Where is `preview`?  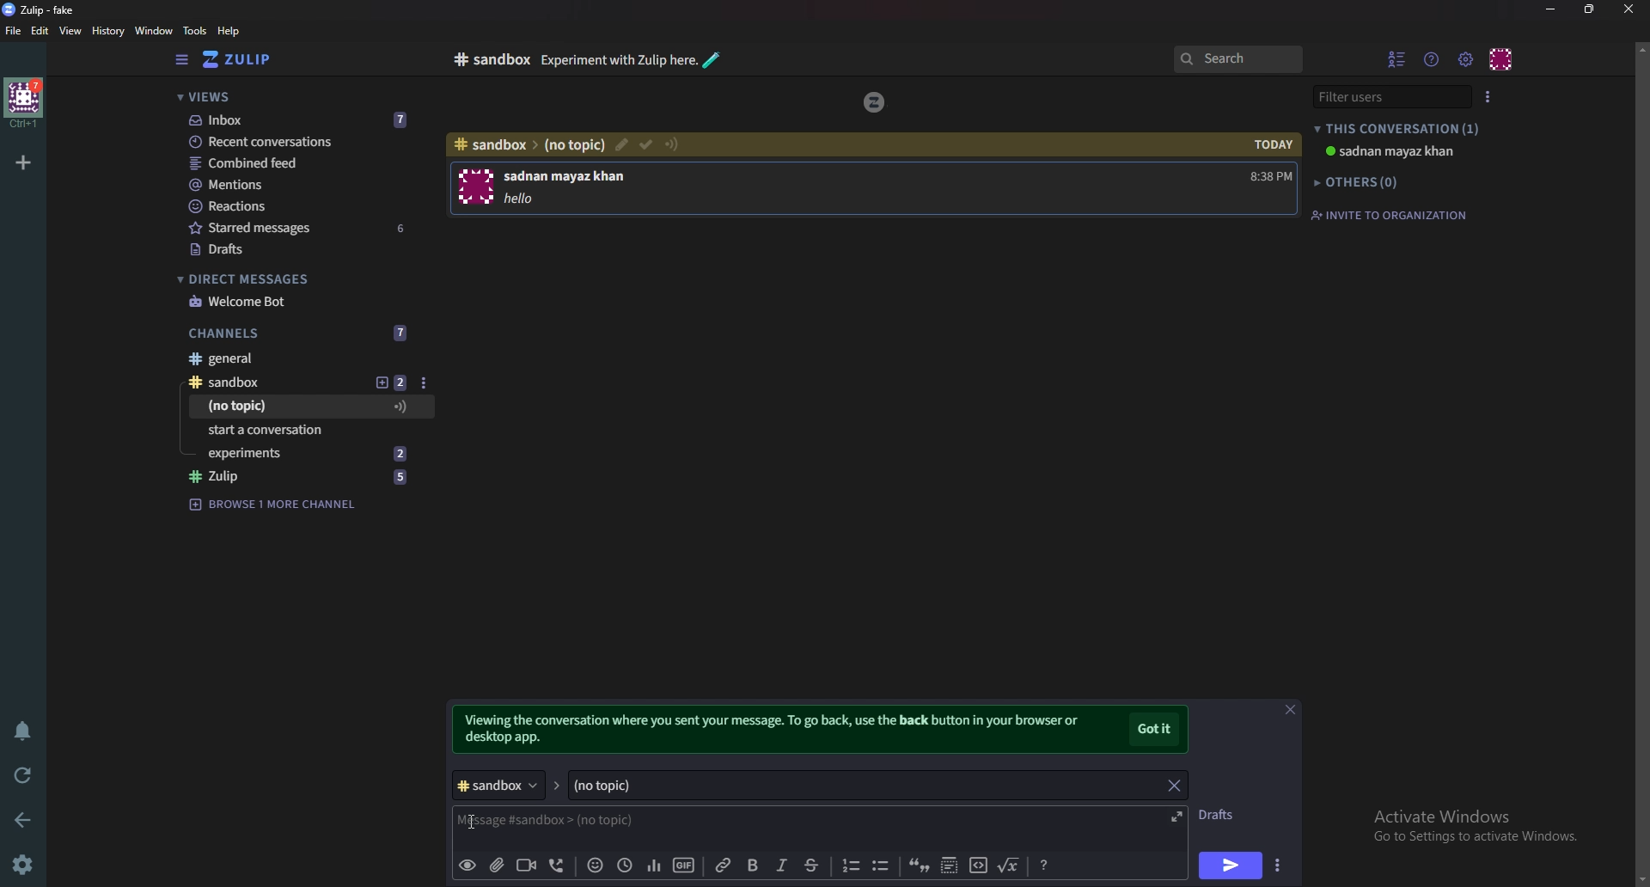
preview is located at coordinates (465, 866).